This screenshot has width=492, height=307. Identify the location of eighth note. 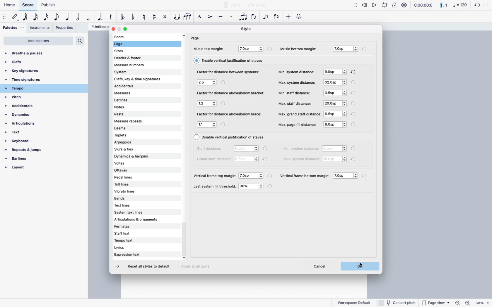
(57, 17).